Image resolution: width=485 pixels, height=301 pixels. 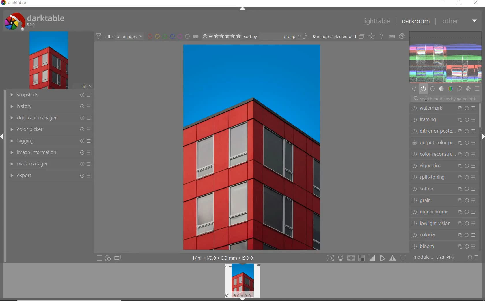 What do you see at coordinates (444, 131) in the screenshot?
I see `dither or paste` at bounding box center [444, 131].